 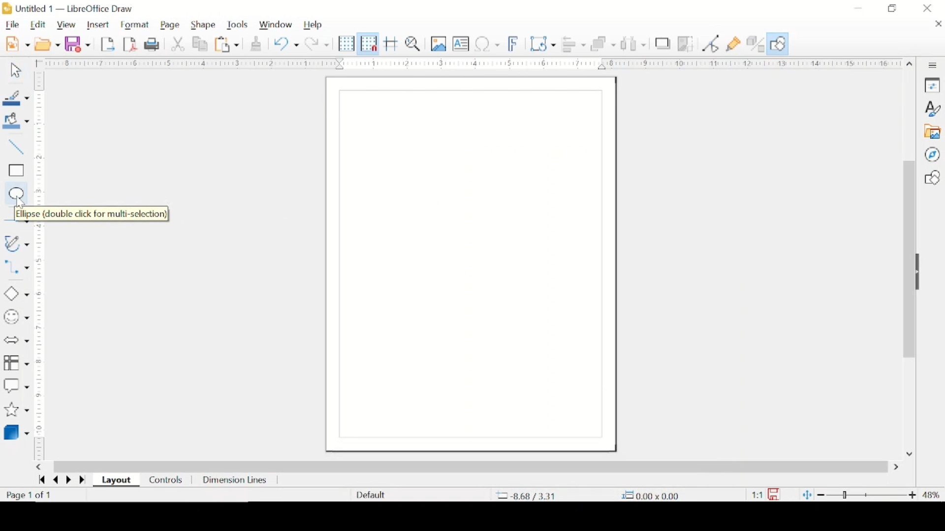 What do you see at coordinates (934, 132) in the screenshot?
I see `gallery` at bounding box center [934, 132].